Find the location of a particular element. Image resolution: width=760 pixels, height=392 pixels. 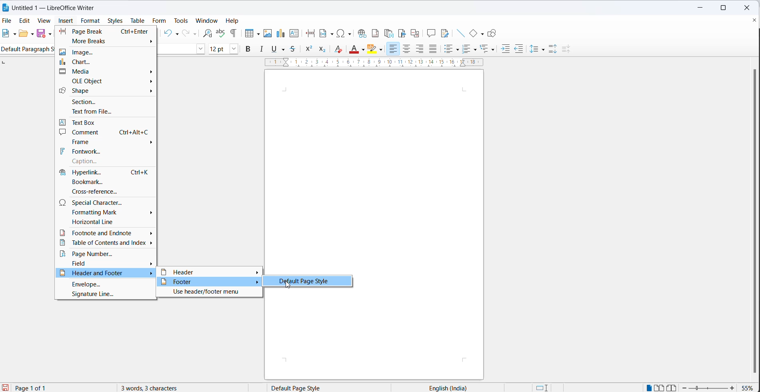

page number is located at coordinates (108, 253).